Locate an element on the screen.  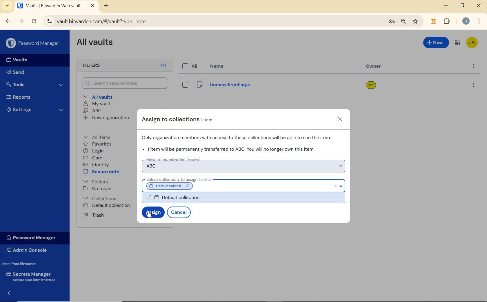
more options is located at coordinates (473, 67).